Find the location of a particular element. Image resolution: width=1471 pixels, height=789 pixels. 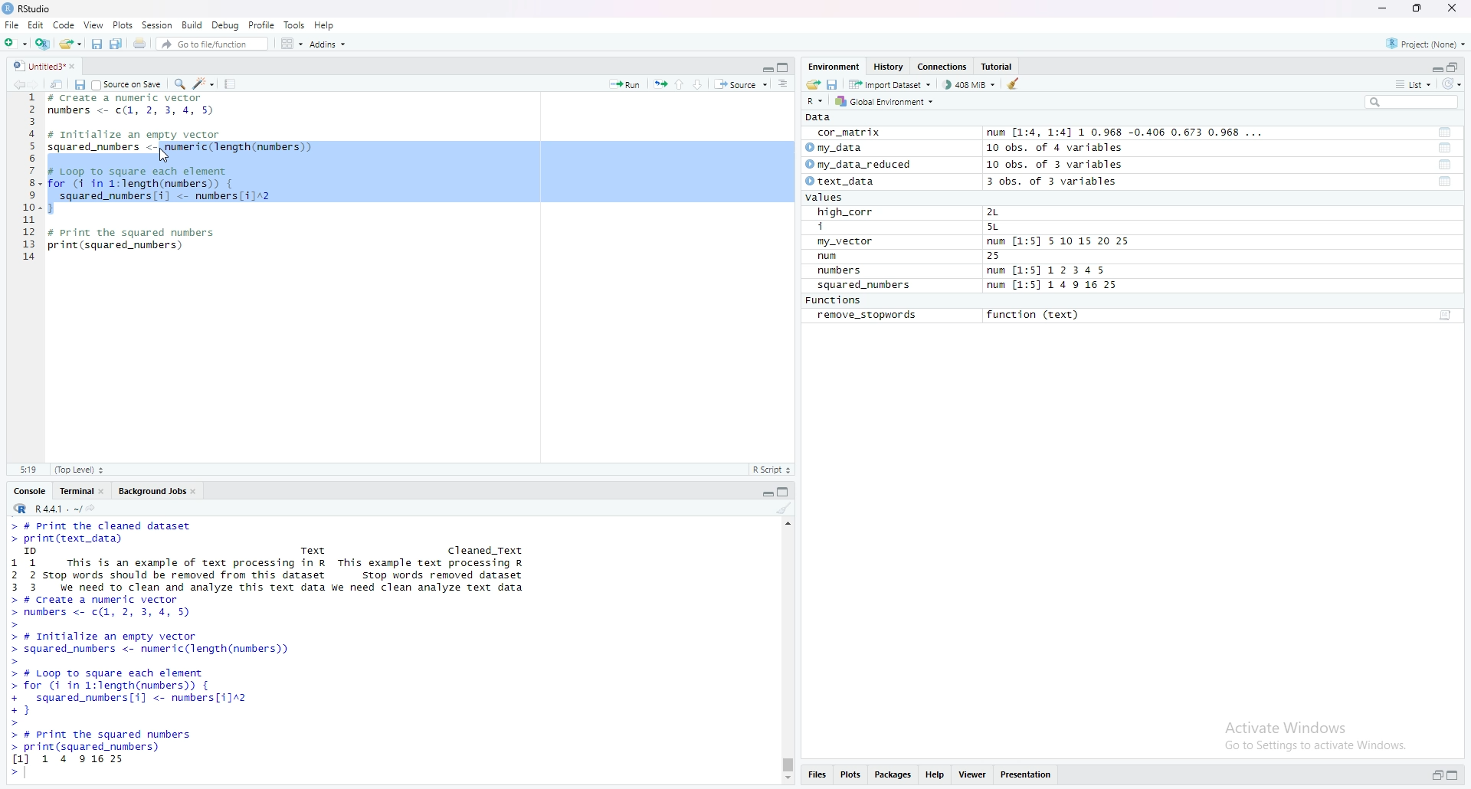

Run is located at coordinates (625, 83).